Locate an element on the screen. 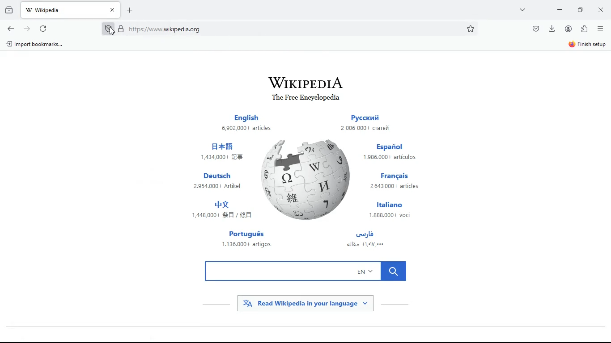 The width and height of the screenshot is (611, 343). chinese is located at coordinates (222, 153).